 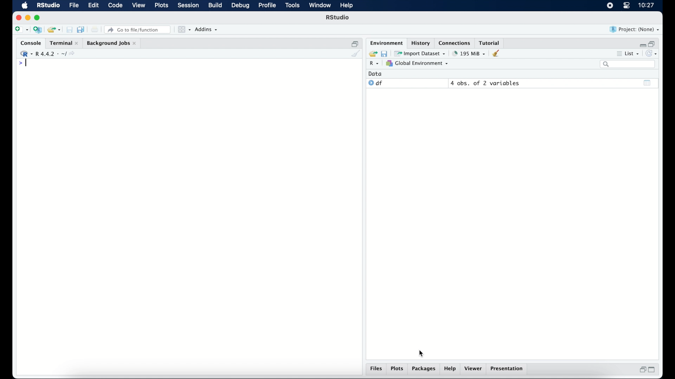 What do you see at coordinates (48, 6) in the screenshot?
I see `R Studio` at bounding box center [48, 6].